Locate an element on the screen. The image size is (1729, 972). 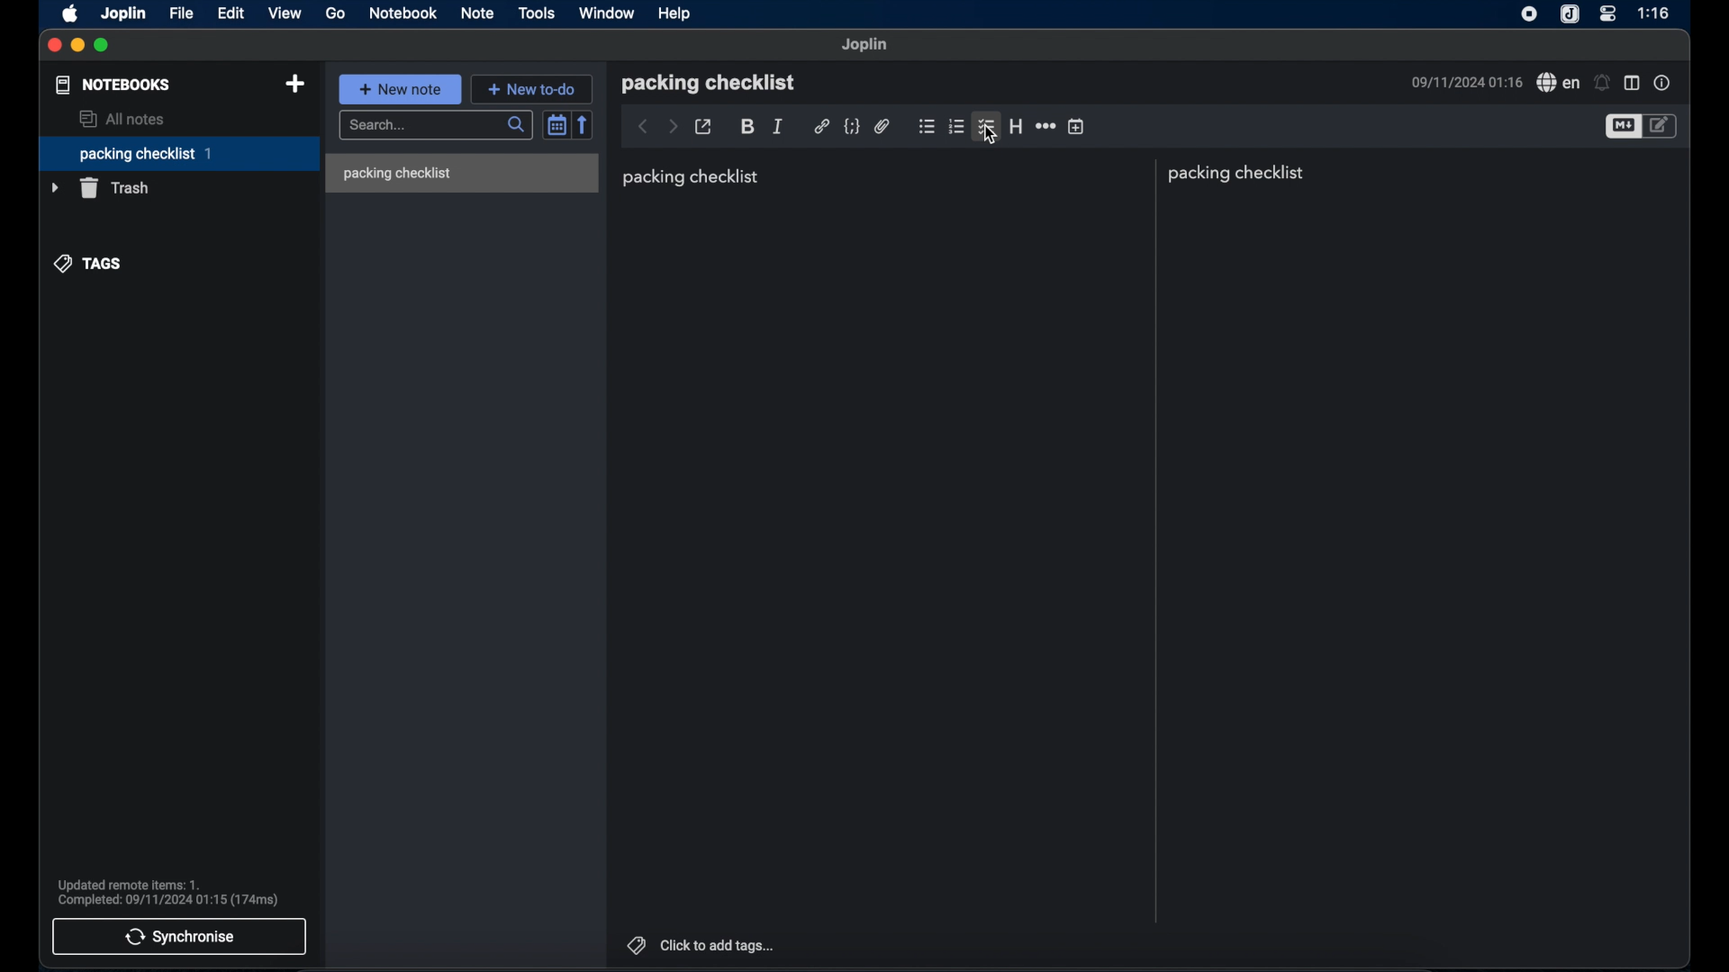
code is located at coordinates (851, 126).